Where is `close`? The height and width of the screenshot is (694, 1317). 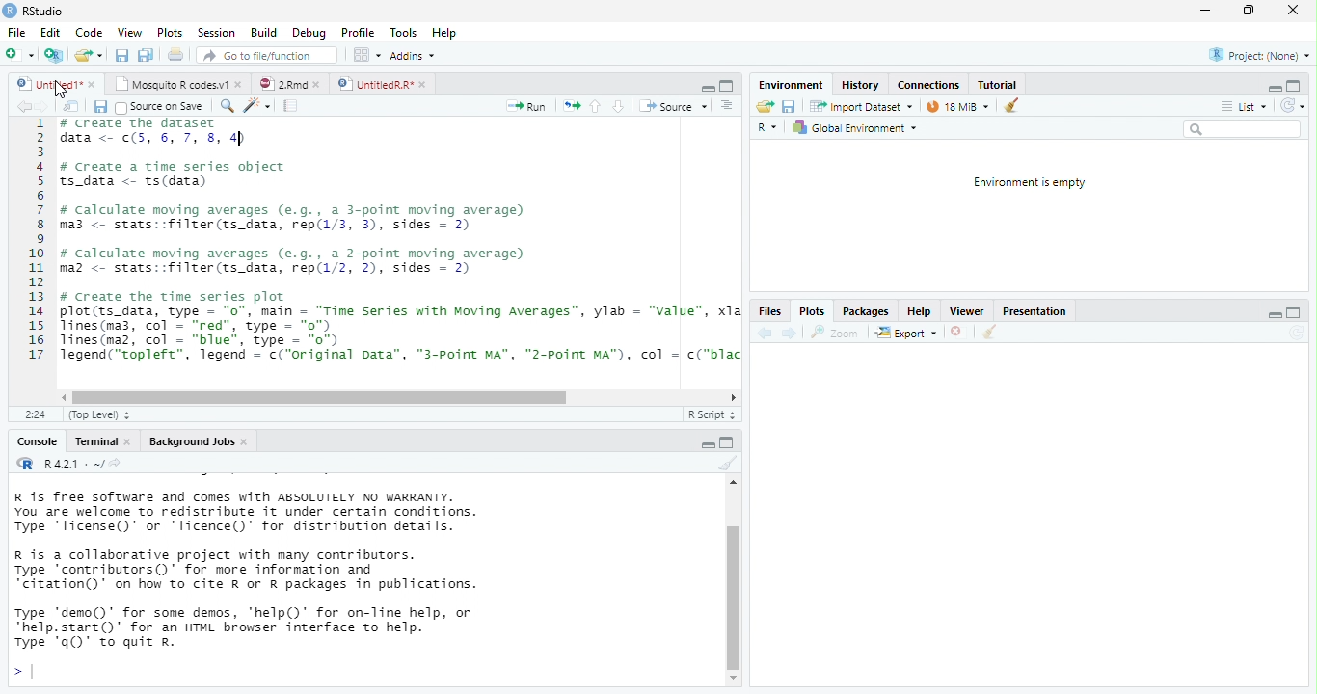
close is located at coordinates (247, 442).